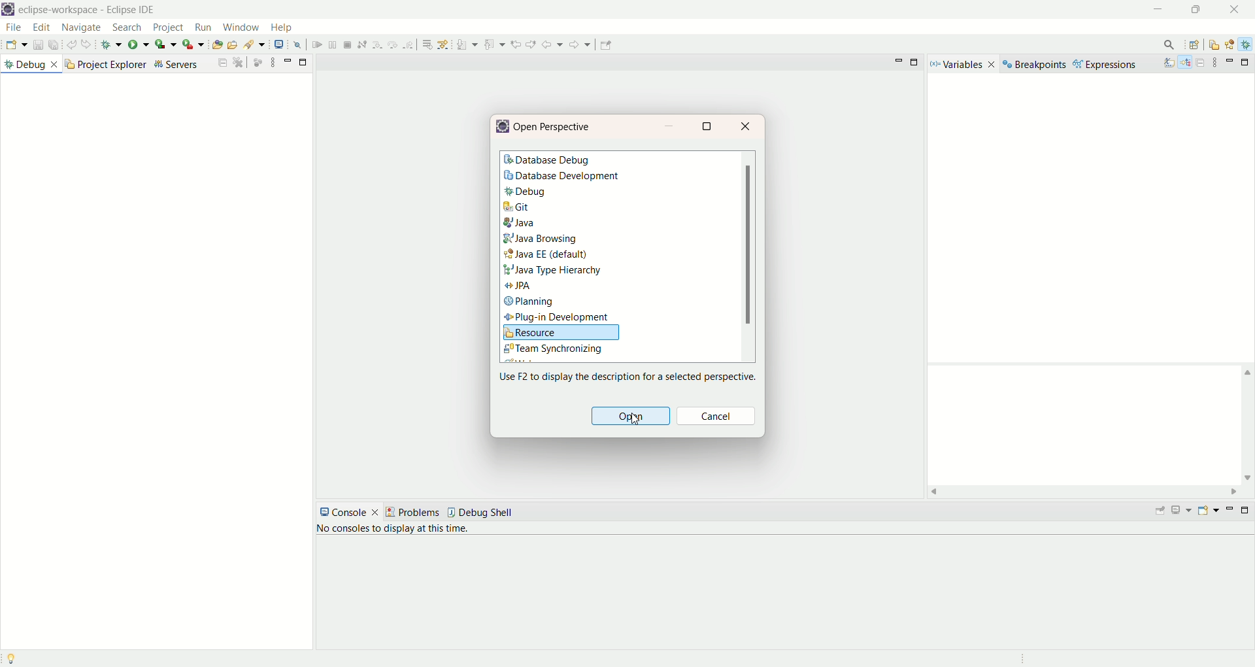 This screenshot has height=667, width=1255. I want to click on logo, so click(8, 10).